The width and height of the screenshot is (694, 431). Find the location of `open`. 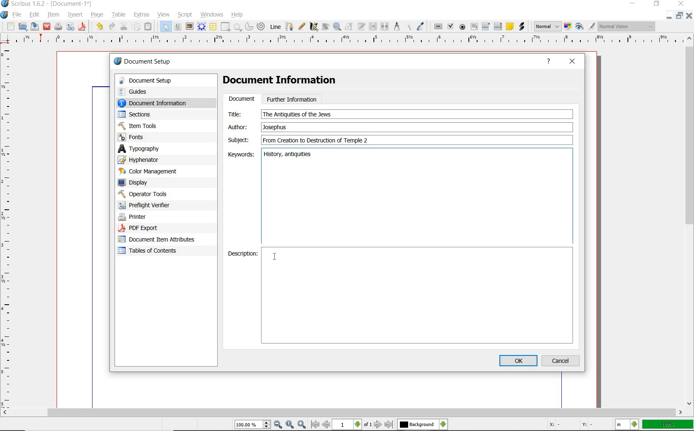

open is located at coordinates (23, 26).